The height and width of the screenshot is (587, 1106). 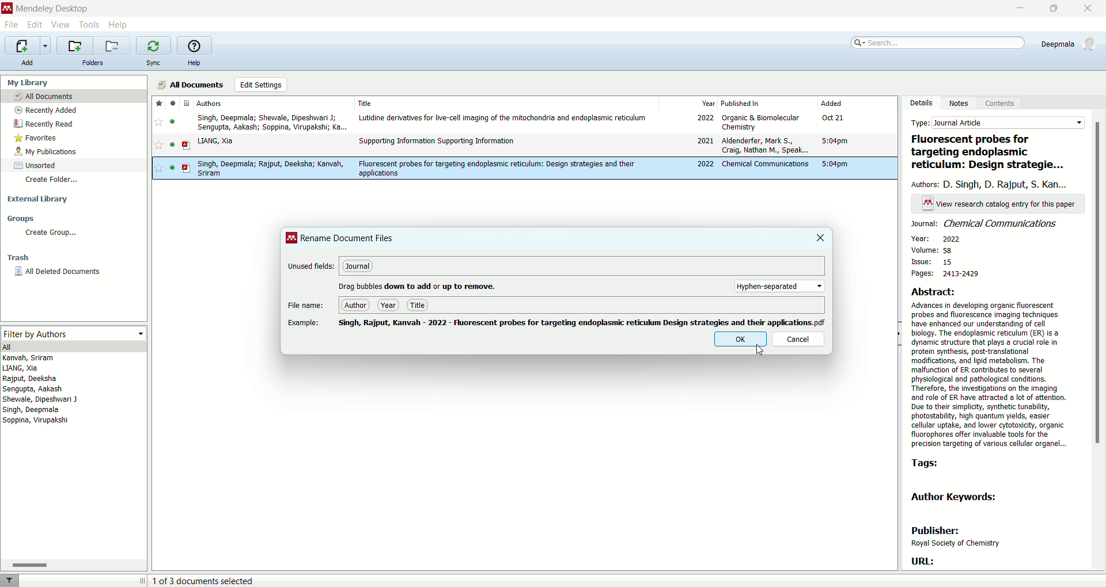 What do you see at coordinates (191, 83) in the screenshot?
I see `all documents` at bounding box center [191, 83].